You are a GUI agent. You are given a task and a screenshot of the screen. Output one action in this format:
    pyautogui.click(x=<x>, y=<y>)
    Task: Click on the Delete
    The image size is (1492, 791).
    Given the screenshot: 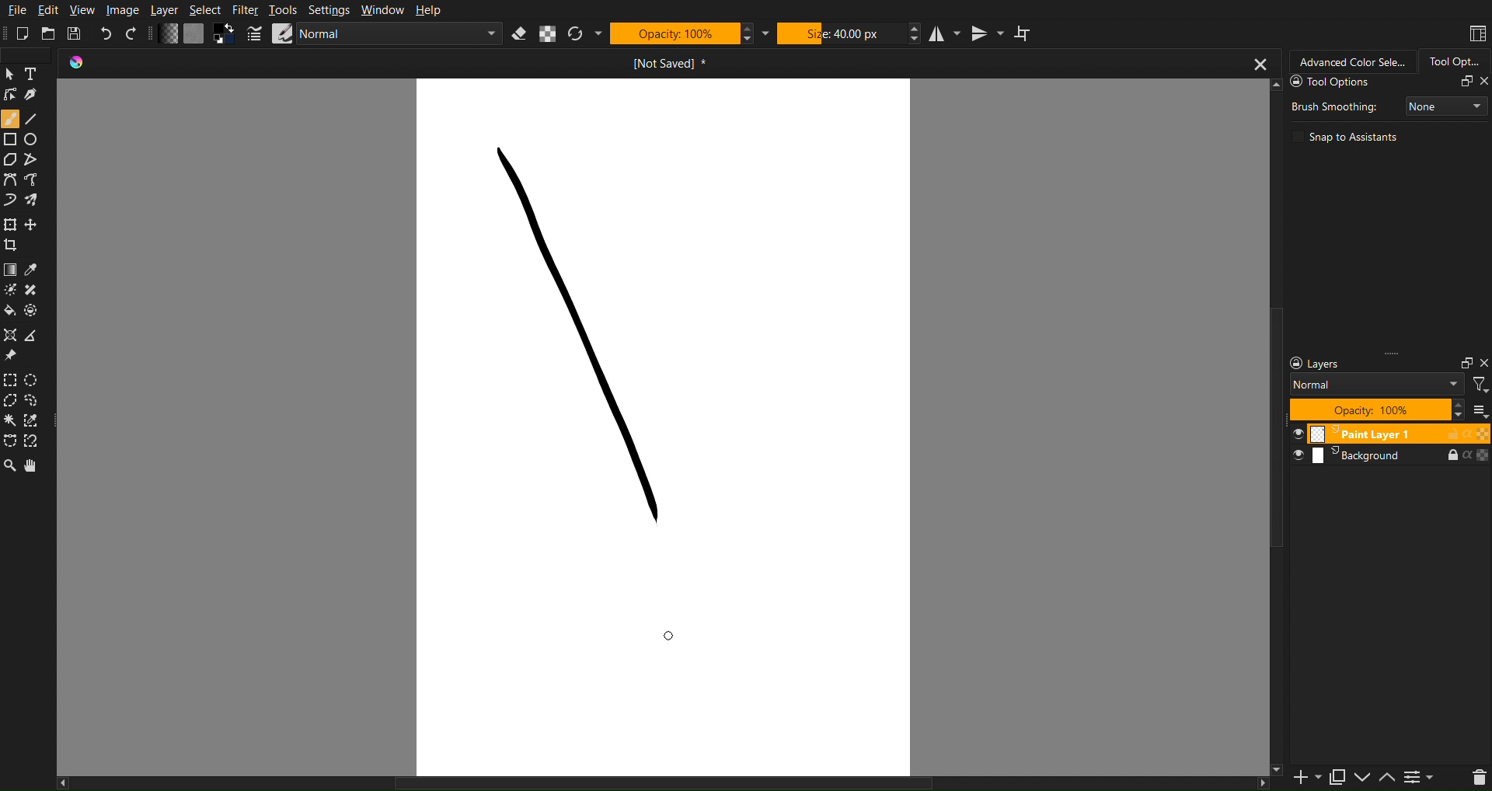 What is the action you would take?
    pyautogui.click(x=1474, y=779)
    